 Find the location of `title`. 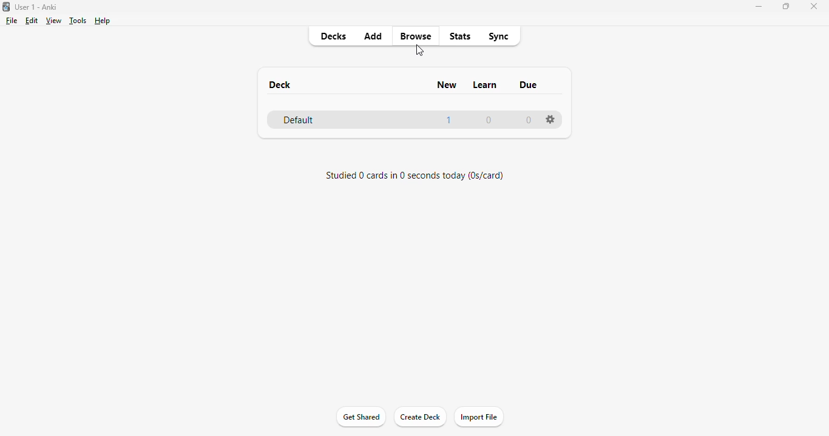

title is located at coordinates (36, 7).